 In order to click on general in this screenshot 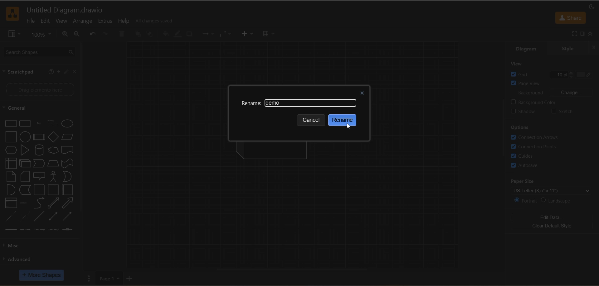, I will do `click(21, 108)`.